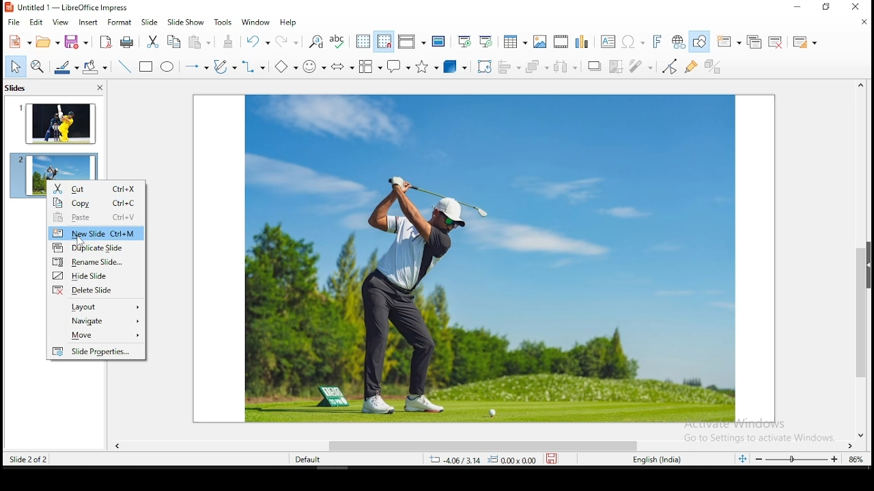 The image size is (874, 491). Describe the element at coordinates (14, 66) in the screenshot. I see `select` at that location.